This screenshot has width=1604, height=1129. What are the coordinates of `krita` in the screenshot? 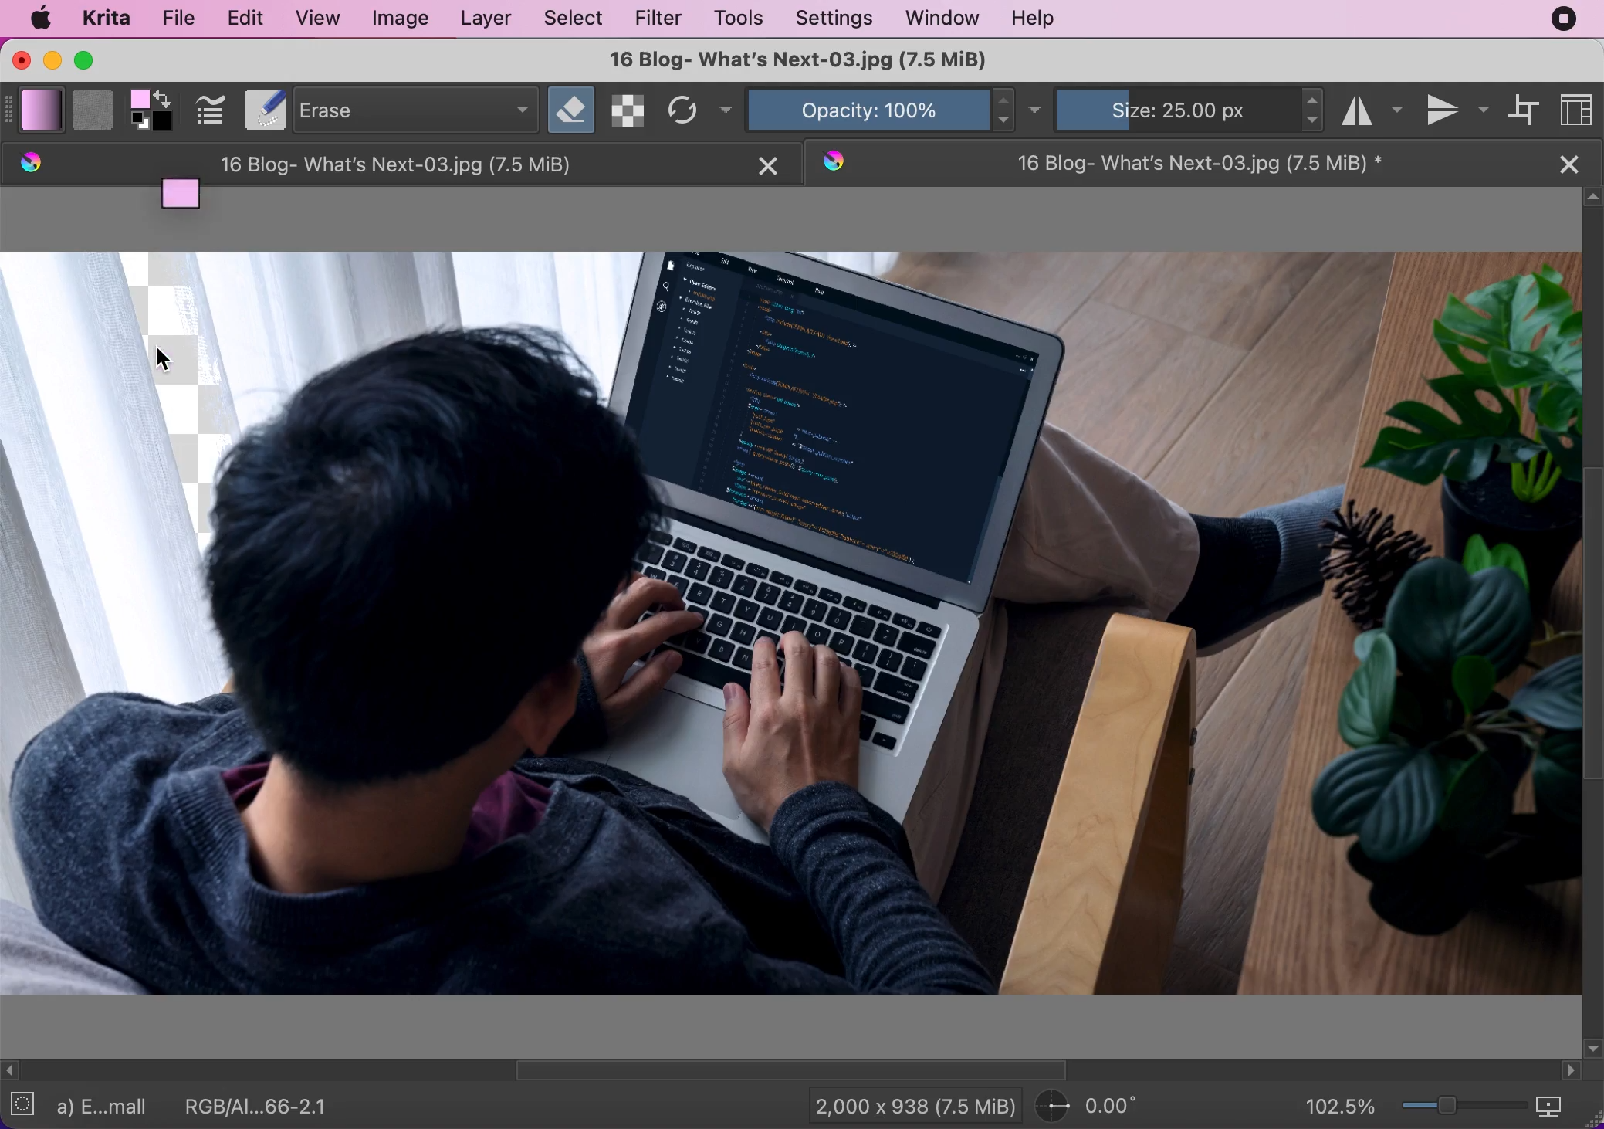 It's located at (110, 16).